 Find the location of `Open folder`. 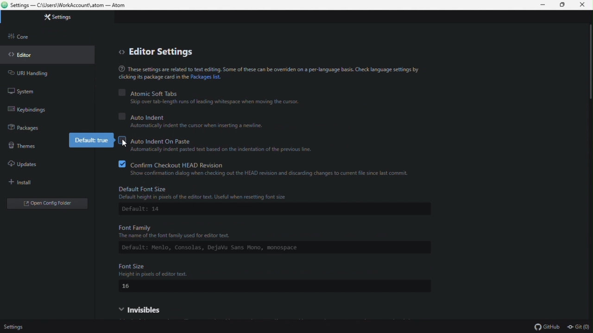

Open folder is located at coordinates (50, 205).